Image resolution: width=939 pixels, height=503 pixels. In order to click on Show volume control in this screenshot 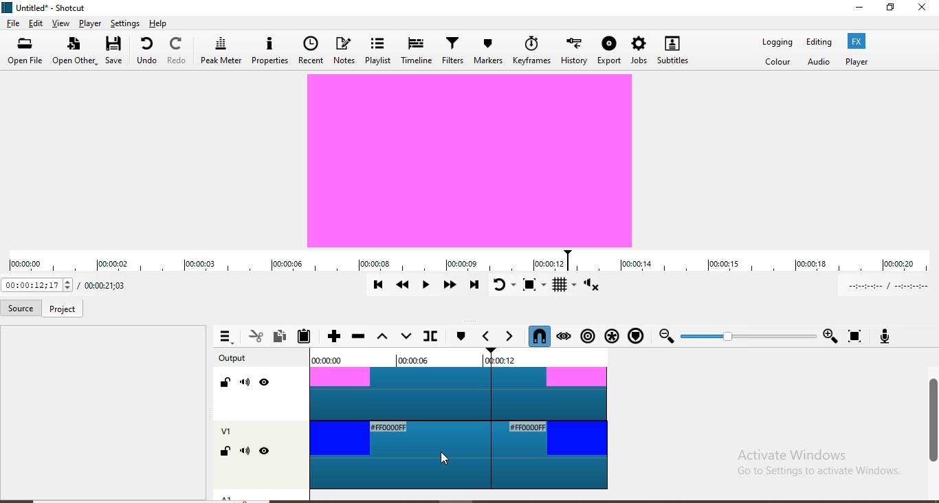, I will do `click(601, 286)`.